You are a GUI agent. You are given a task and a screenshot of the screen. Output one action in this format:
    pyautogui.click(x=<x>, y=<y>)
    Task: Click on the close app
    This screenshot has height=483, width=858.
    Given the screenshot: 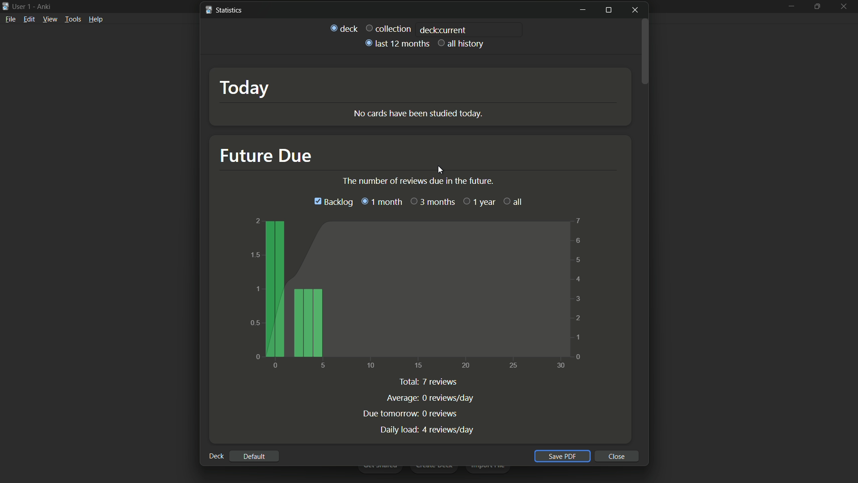 What is the action you would take?
    pyautogui.click(x=845, y=7)
    